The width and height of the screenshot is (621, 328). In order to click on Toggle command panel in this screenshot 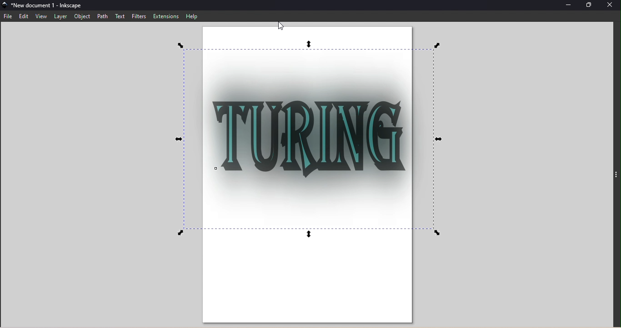, I will do `click(616, 177)`.